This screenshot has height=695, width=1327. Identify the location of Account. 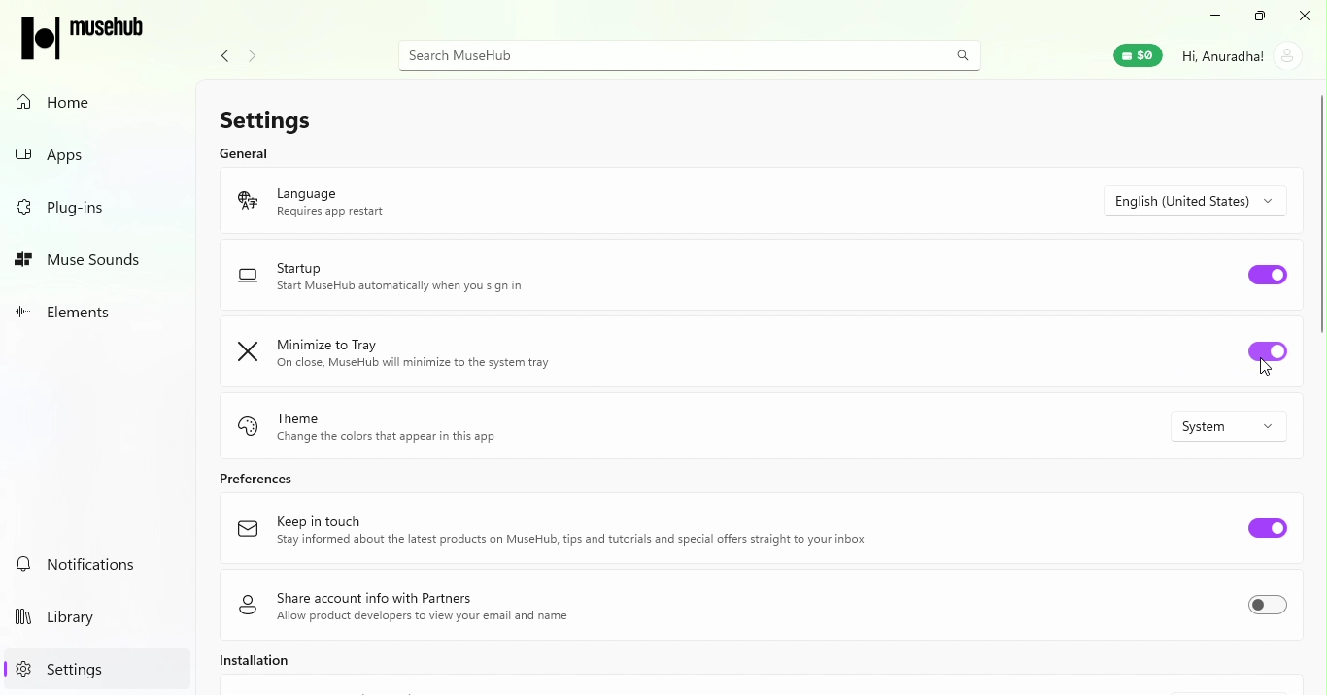
(1238, 58).